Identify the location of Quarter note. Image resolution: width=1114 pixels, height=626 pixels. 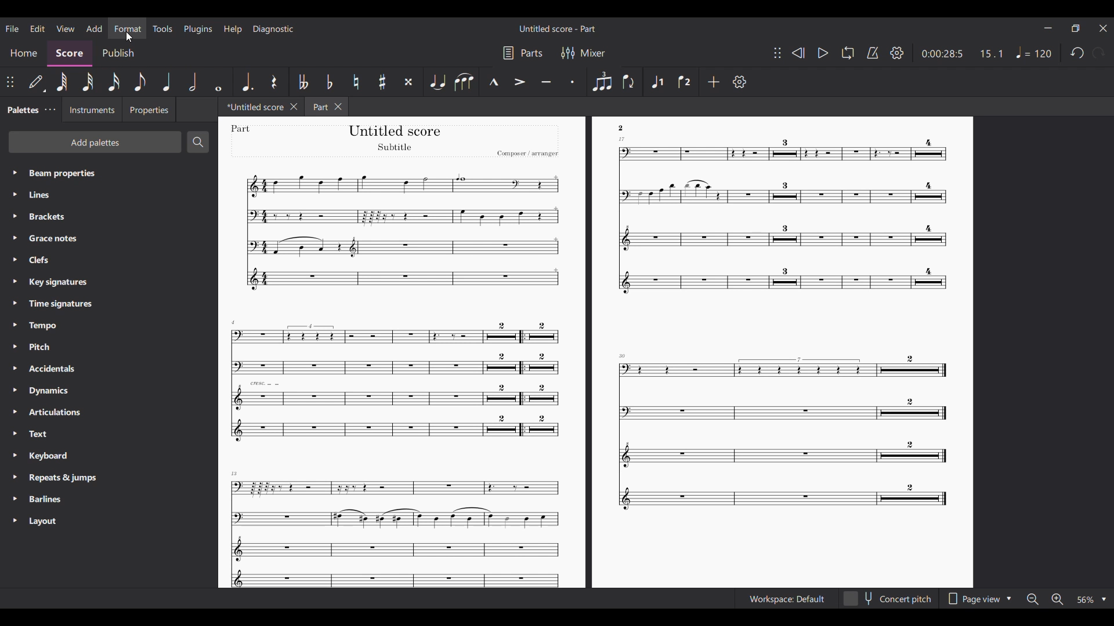
(167, 81).